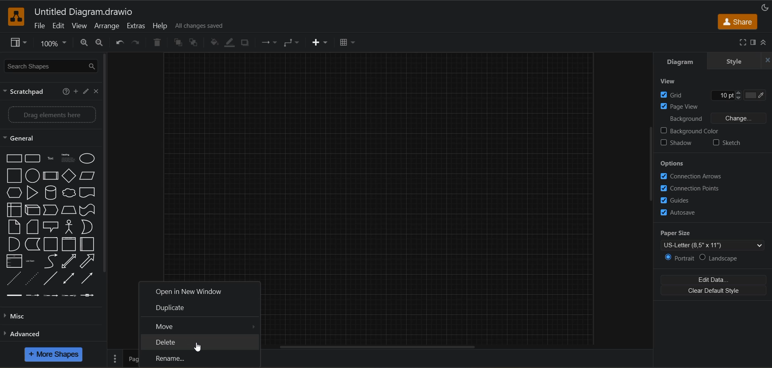 Image resolution: width=772 pixels, height=368 pixels. Describe the element at coordinates (85, 91) in the screenshot. I see `edit` at that location.